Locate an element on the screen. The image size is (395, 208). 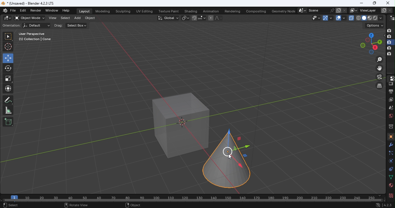
View layer is located at coordinates (391, 99).